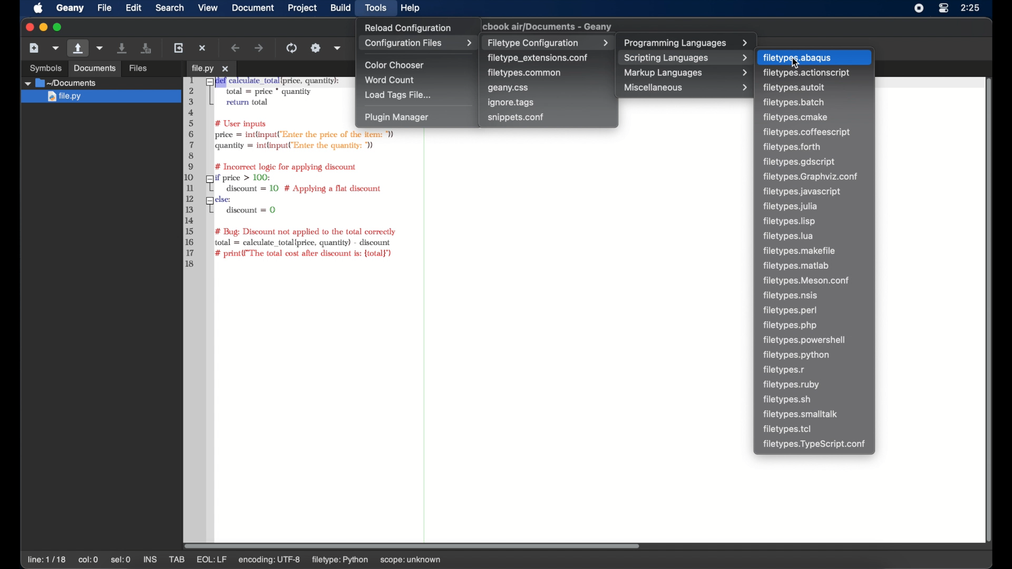  I want to click on filetypes, so click(785, 370).